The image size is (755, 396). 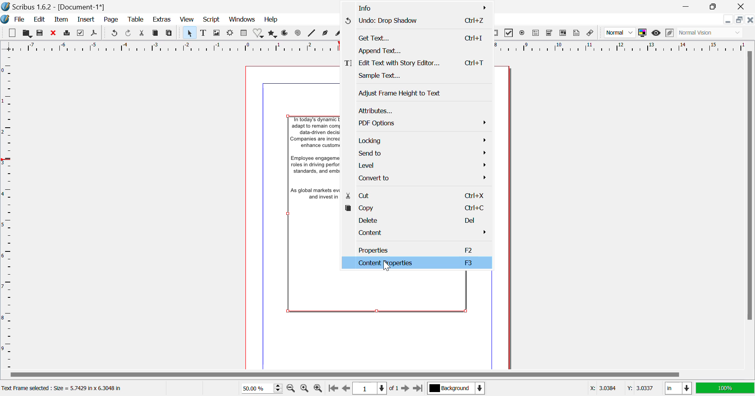 I want to click on Minimize, so click(x=714, y=7).